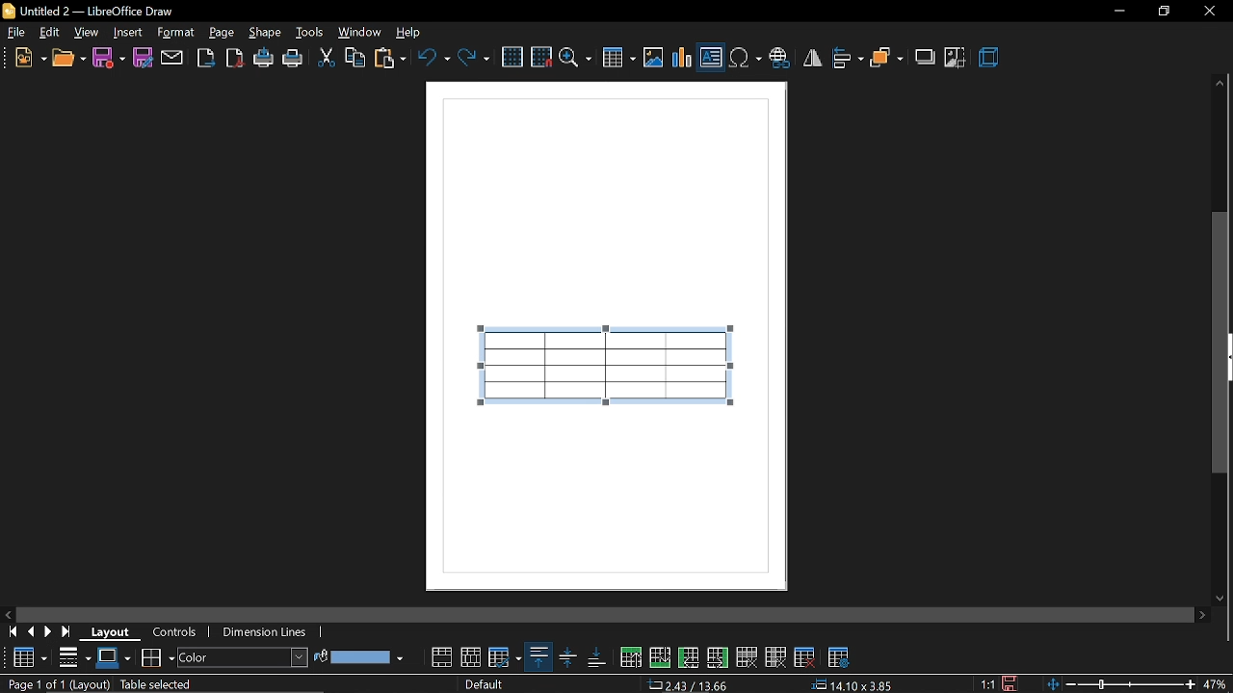 Image resolution: width=1233 pixels, height=693 pixels. Describe the element at coordinates (1119, 685) in the screenshot. I see `zoom change` at that location.